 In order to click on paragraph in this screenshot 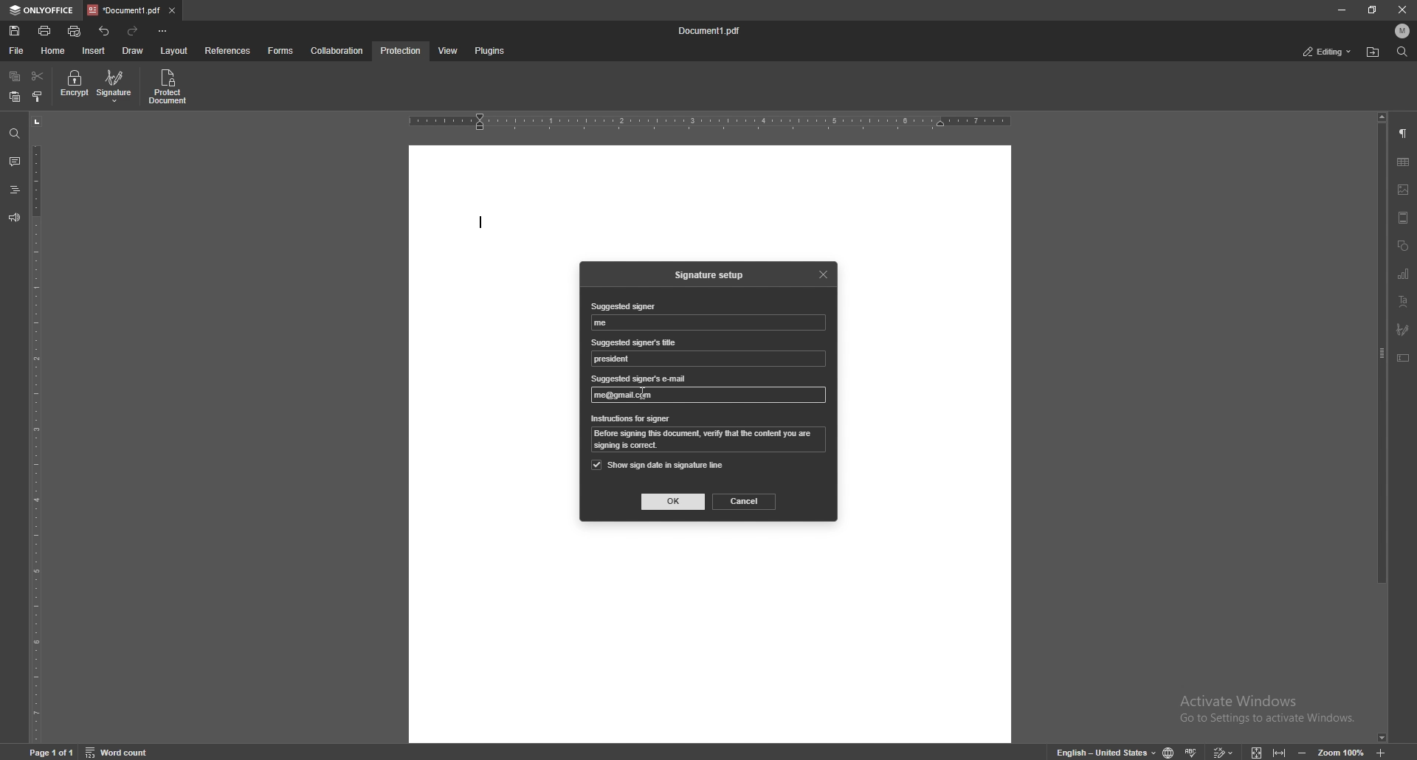, I will do `click(1403, 134)`.